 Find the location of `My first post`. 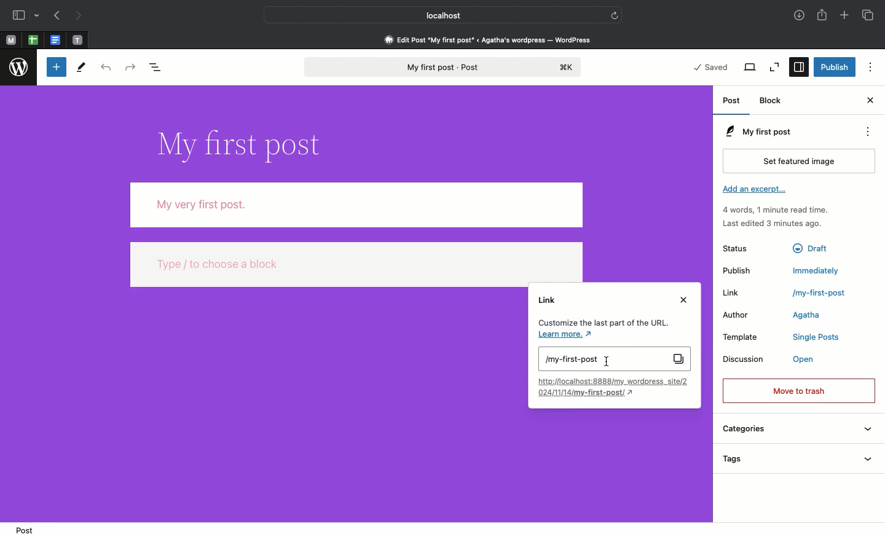

My first post is located at coordinates (445, 68).